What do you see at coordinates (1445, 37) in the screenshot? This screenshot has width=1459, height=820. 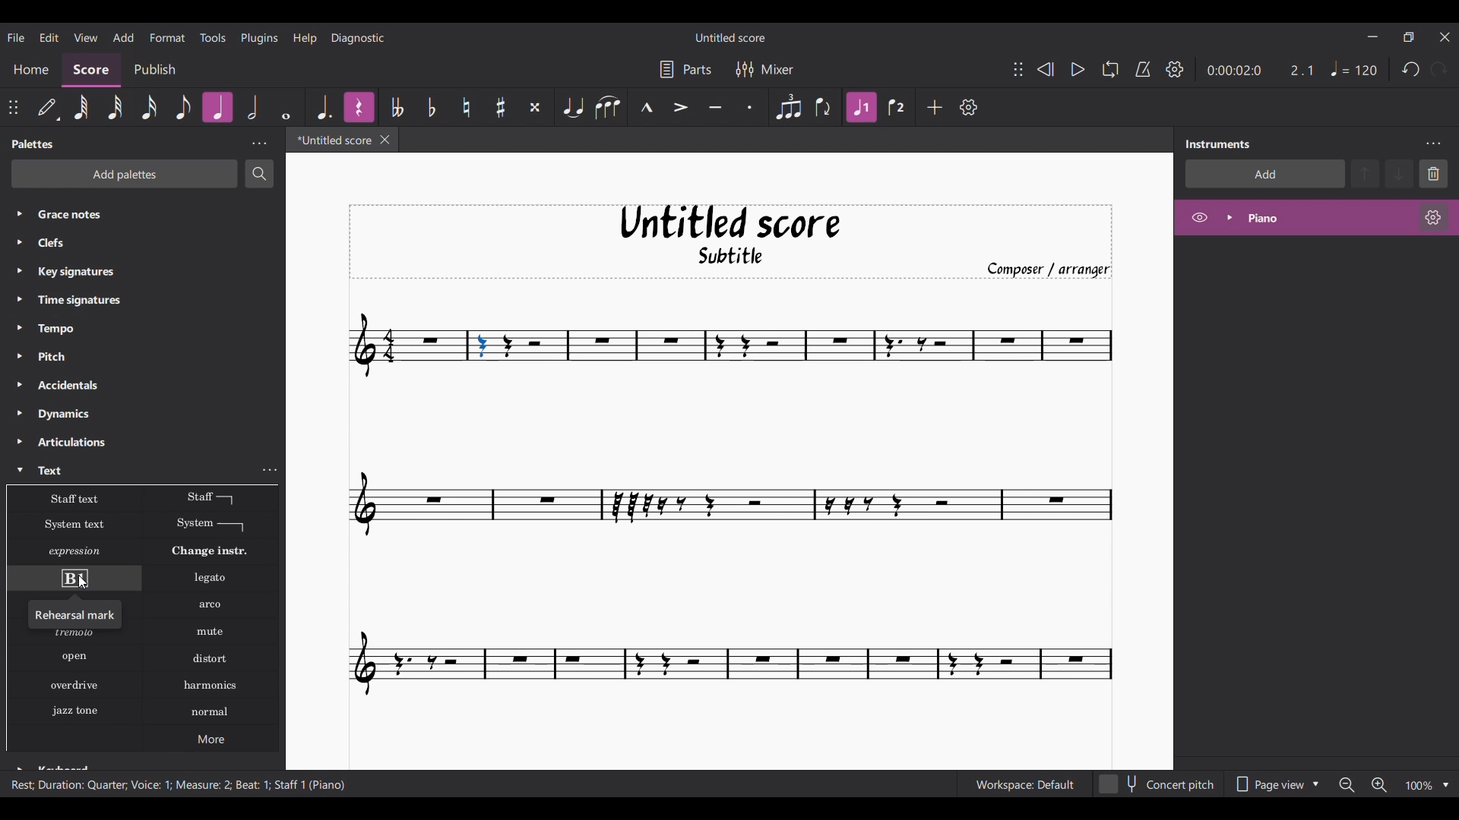 I see `Close interface` at bounding box center [1445, 37].